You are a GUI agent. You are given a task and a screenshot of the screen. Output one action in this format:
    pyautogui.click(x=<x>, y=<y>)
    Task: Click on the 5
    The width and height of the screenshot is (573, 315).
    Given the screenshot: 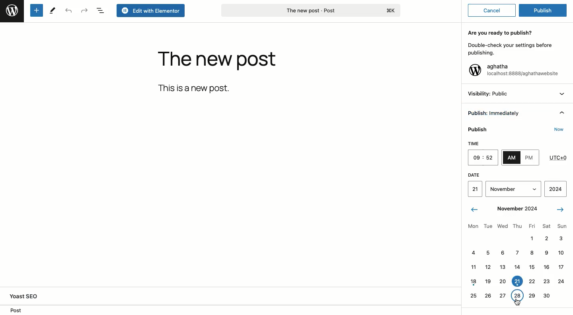 What is the action you would take?
    pyautogui.click(x=487, y=253)
    